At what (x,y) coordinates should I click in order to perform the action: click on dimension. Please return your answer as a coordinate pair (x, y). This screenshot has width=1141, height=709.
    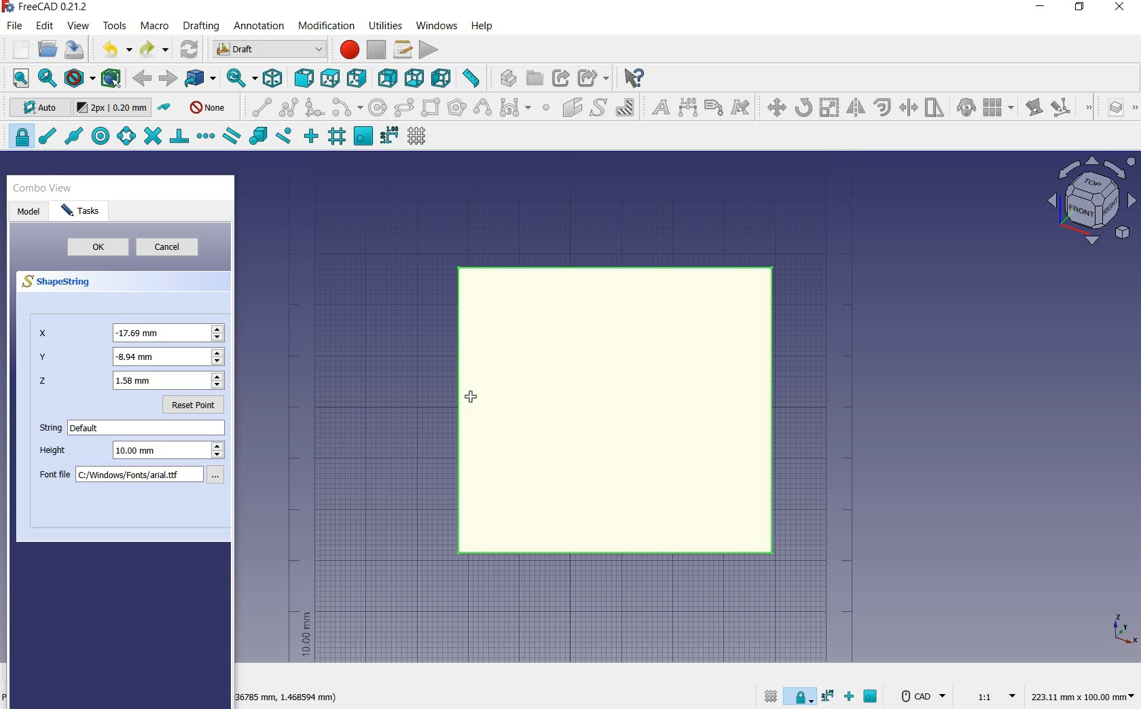
    Looking at the image, I should click on (689, 109).